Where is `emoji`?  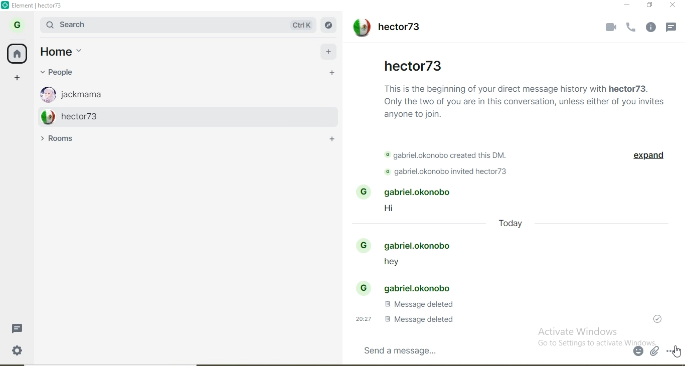
emoji is located at coordinates (639, 351).